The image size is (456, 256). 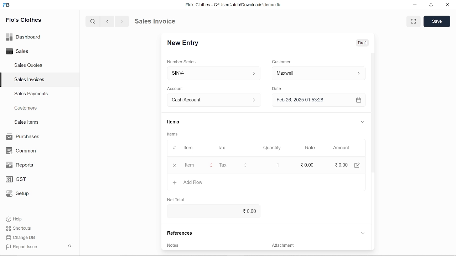 What do you see at coordinates (6, 6) in the screenshot?
I see `frappe books` at bounding box center [6, 6].